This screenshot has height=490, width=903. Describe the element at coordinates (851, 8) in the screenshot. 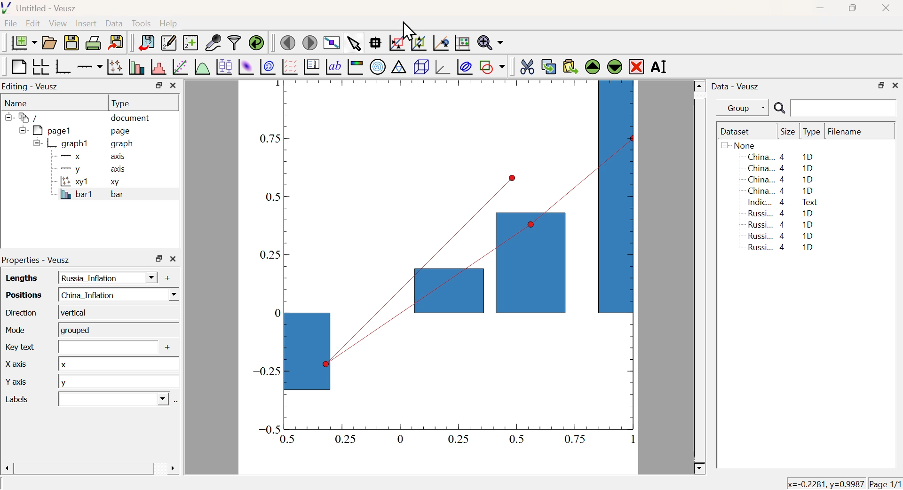

I see `Restore Down` at that location.